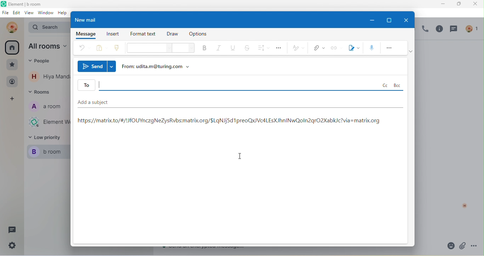 The width and height of the screenshot is (484, 256). I want to click on setting, so click(11, 247).